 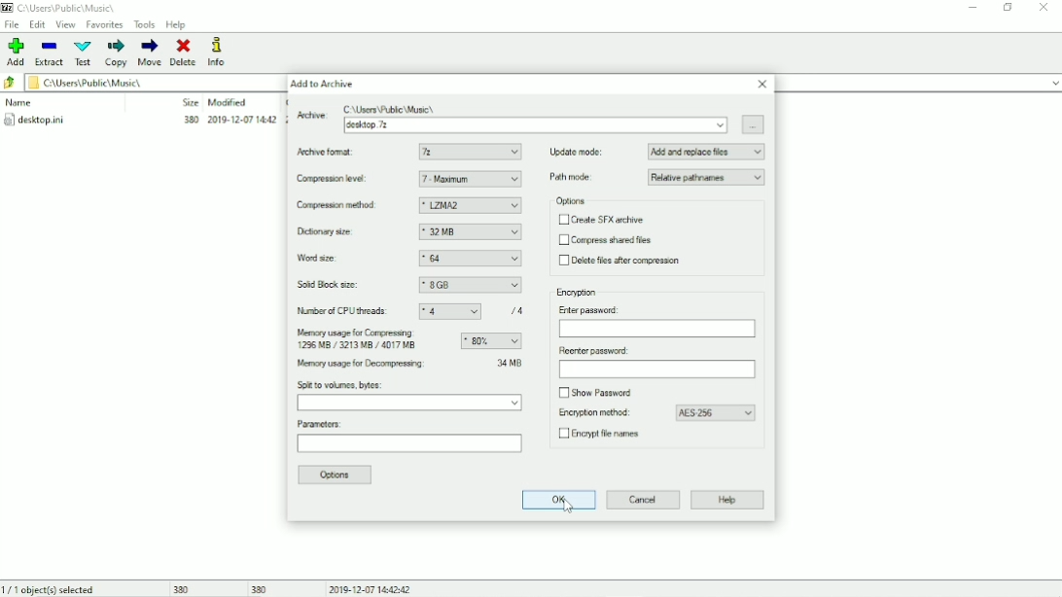 What do you see at coordinates (577, 152) in the screenshot?
I see `Update mode` at bounding box center [577, 152].